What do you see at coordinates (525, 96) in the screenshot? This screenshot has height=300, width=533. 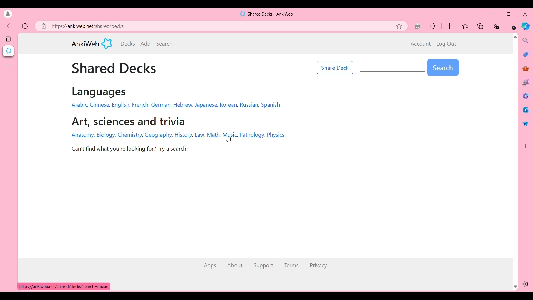 I see `Browser documents` at bounding box center [525, 96].